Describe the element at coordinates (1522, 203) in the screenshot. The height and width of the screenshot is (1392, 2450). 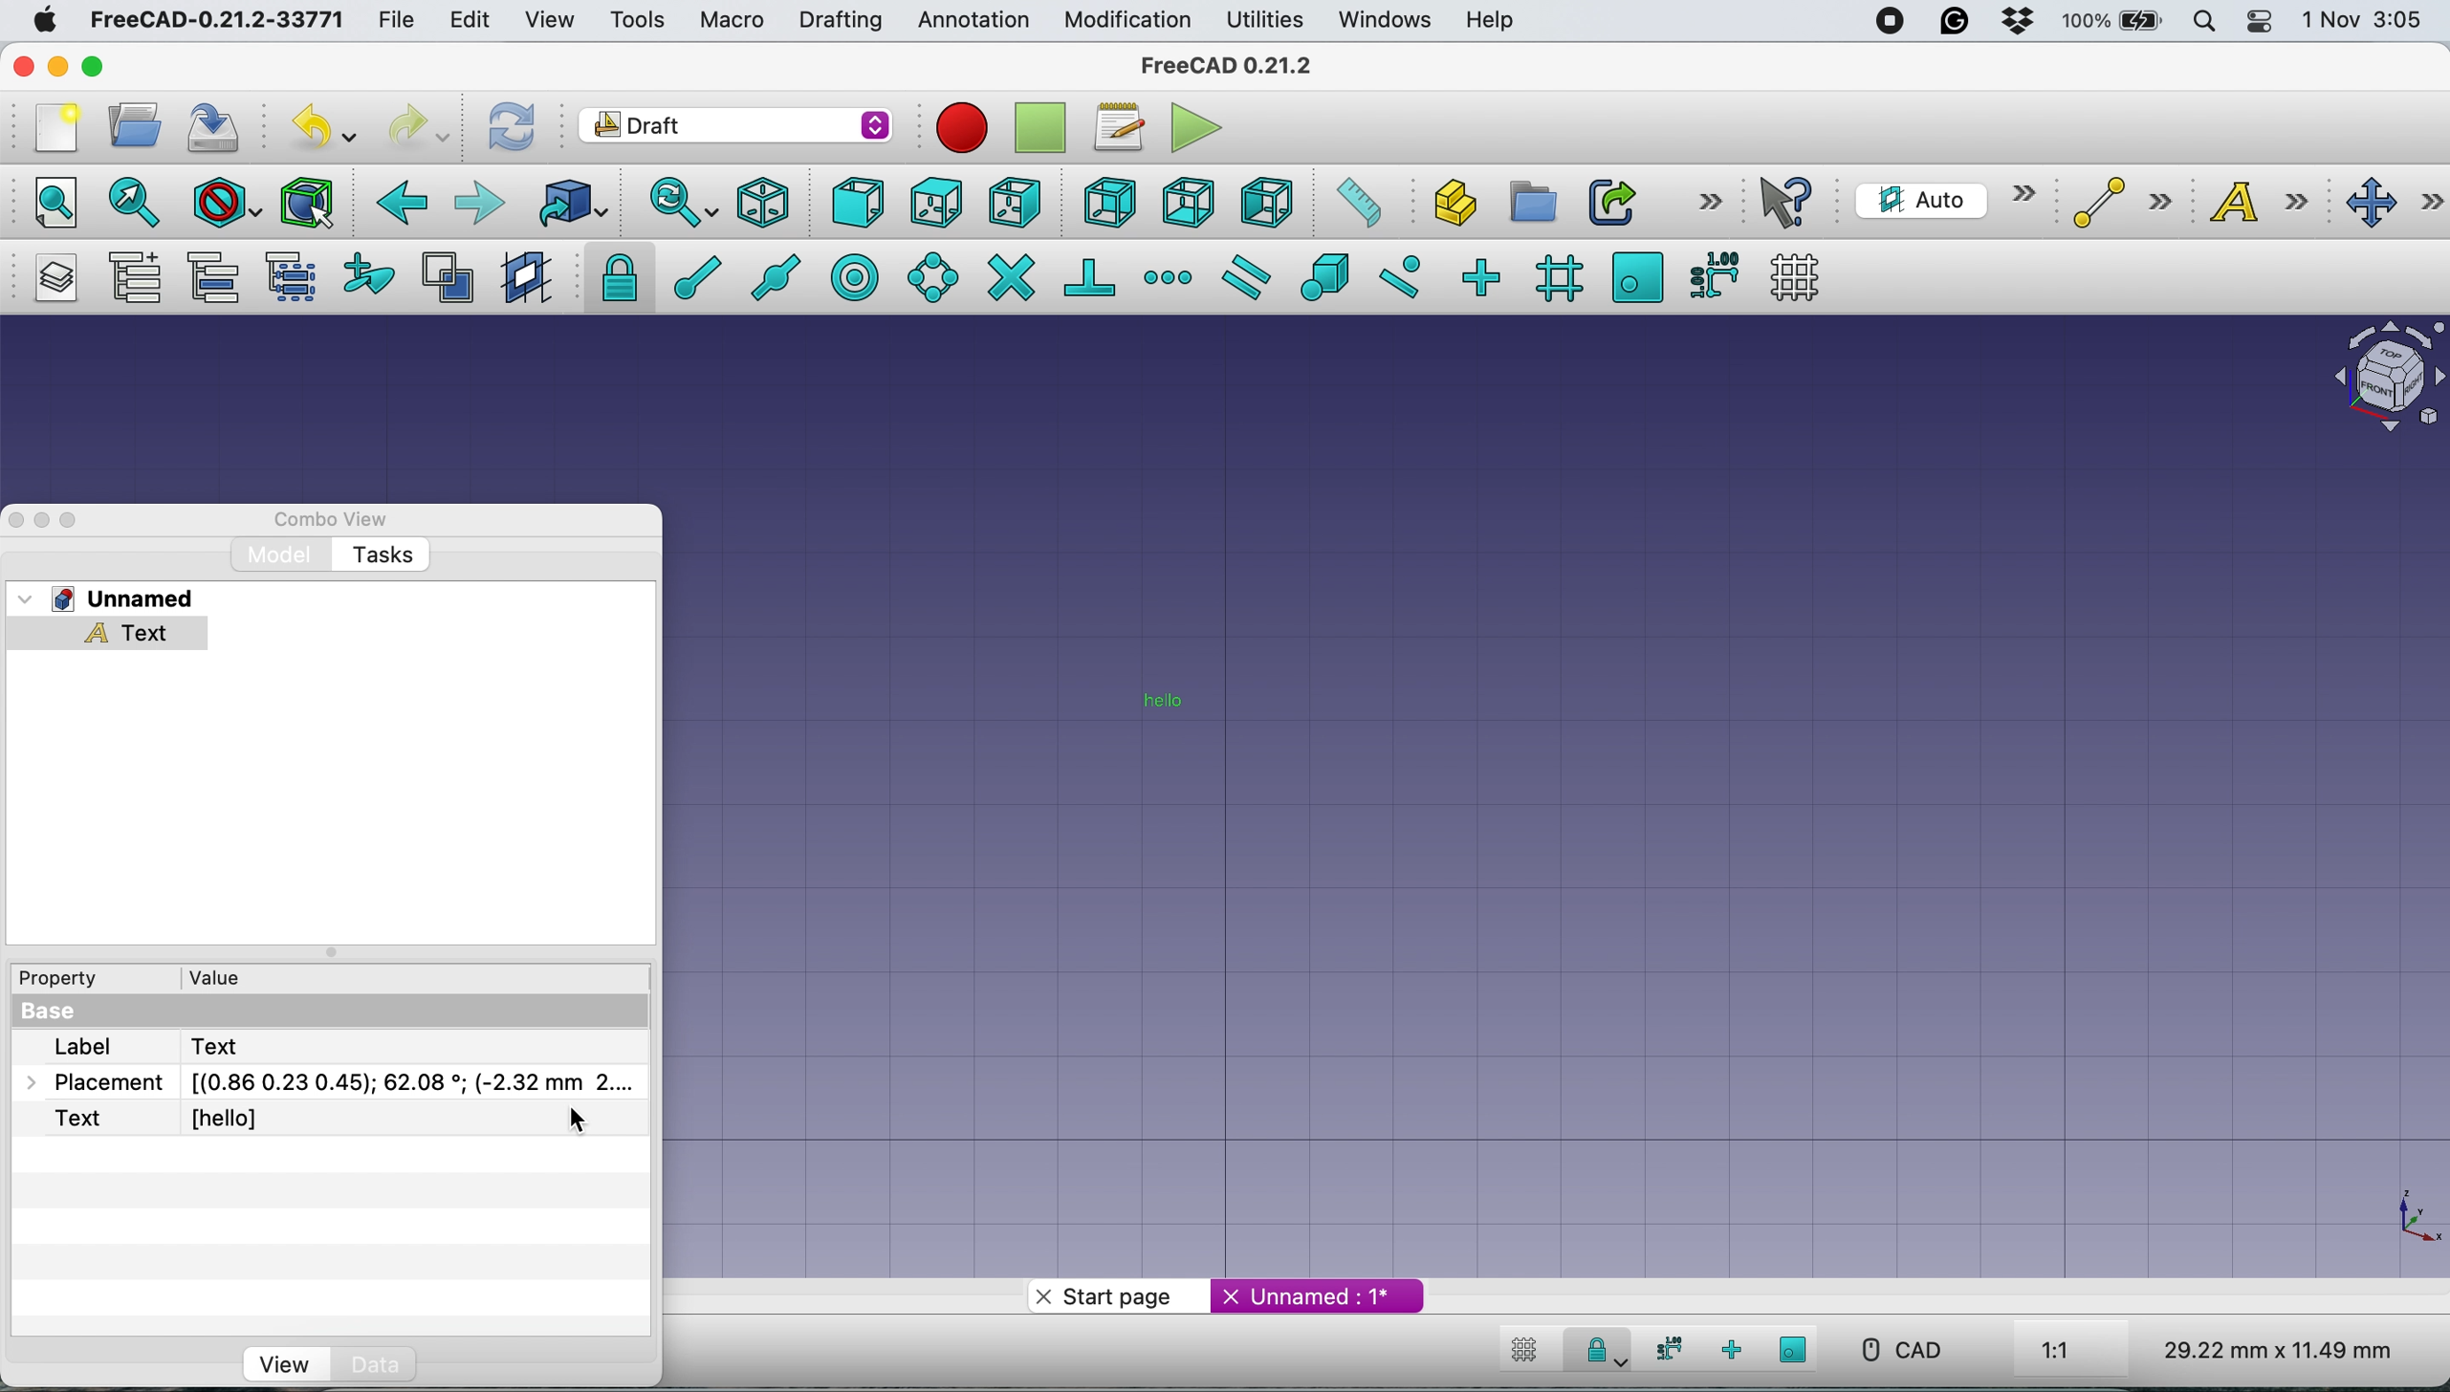
I see `create part` at that location.